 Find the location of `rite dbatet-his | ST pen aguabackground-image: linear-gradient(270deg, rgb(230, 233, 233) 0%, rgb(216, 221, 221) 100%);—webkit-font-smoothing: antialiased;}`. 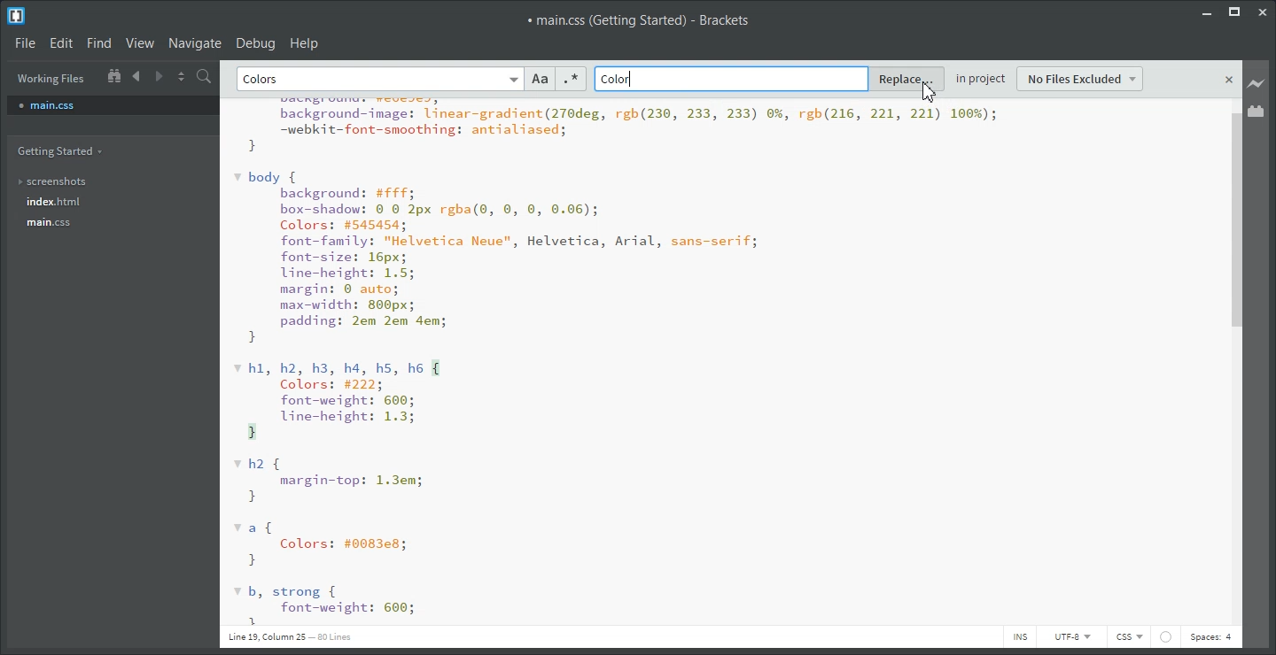

rite dbatet-his | ST pen aguabackground-image: linear-gradient(270deg, rgb(230, 233, 233) 0%, rgb(216, 221, 221) 100%);—webkit-font-smoothing: antialiased;} is located at coordinates (615, 127).